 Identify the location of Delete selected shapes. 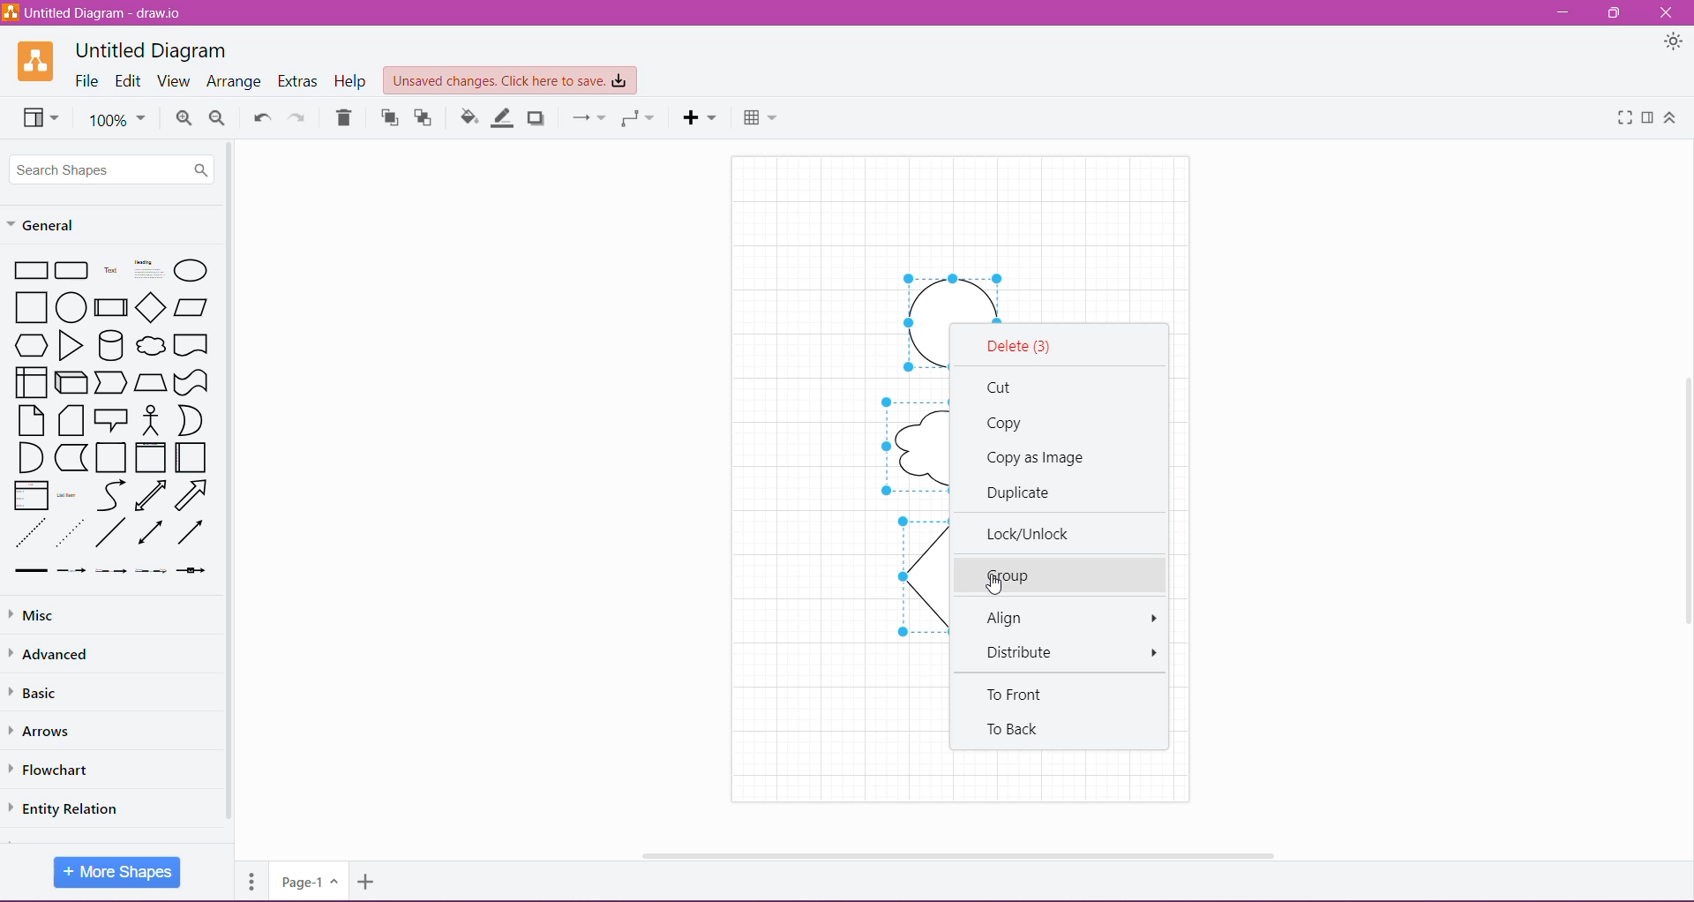
(1017, 346).